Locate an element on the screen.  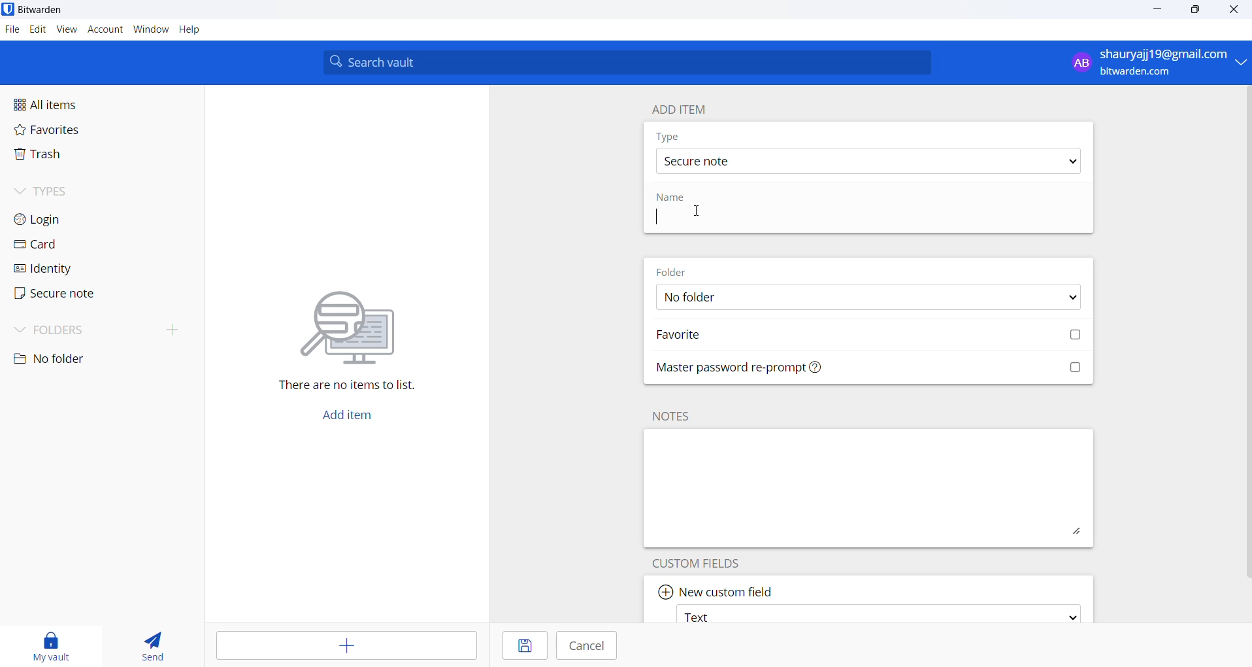
close is located at coordinates (1238, 10).